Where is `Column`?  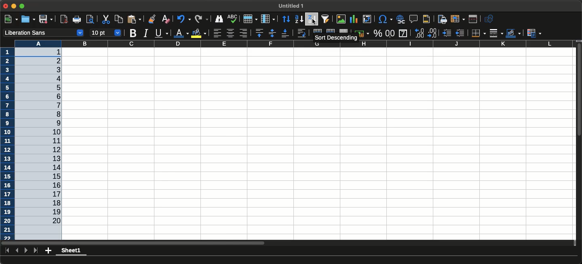
Column is located at coordinates (267, 19).